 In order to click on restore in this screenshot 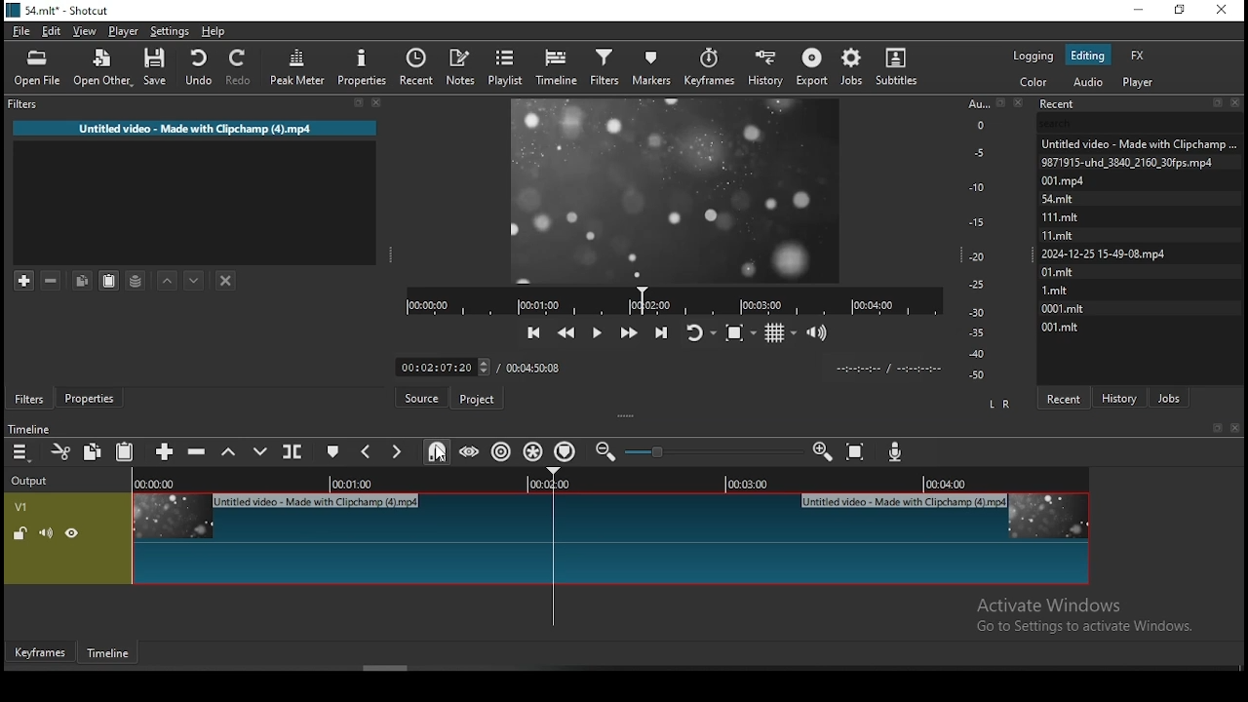, I will do `click(1180, 10)`.